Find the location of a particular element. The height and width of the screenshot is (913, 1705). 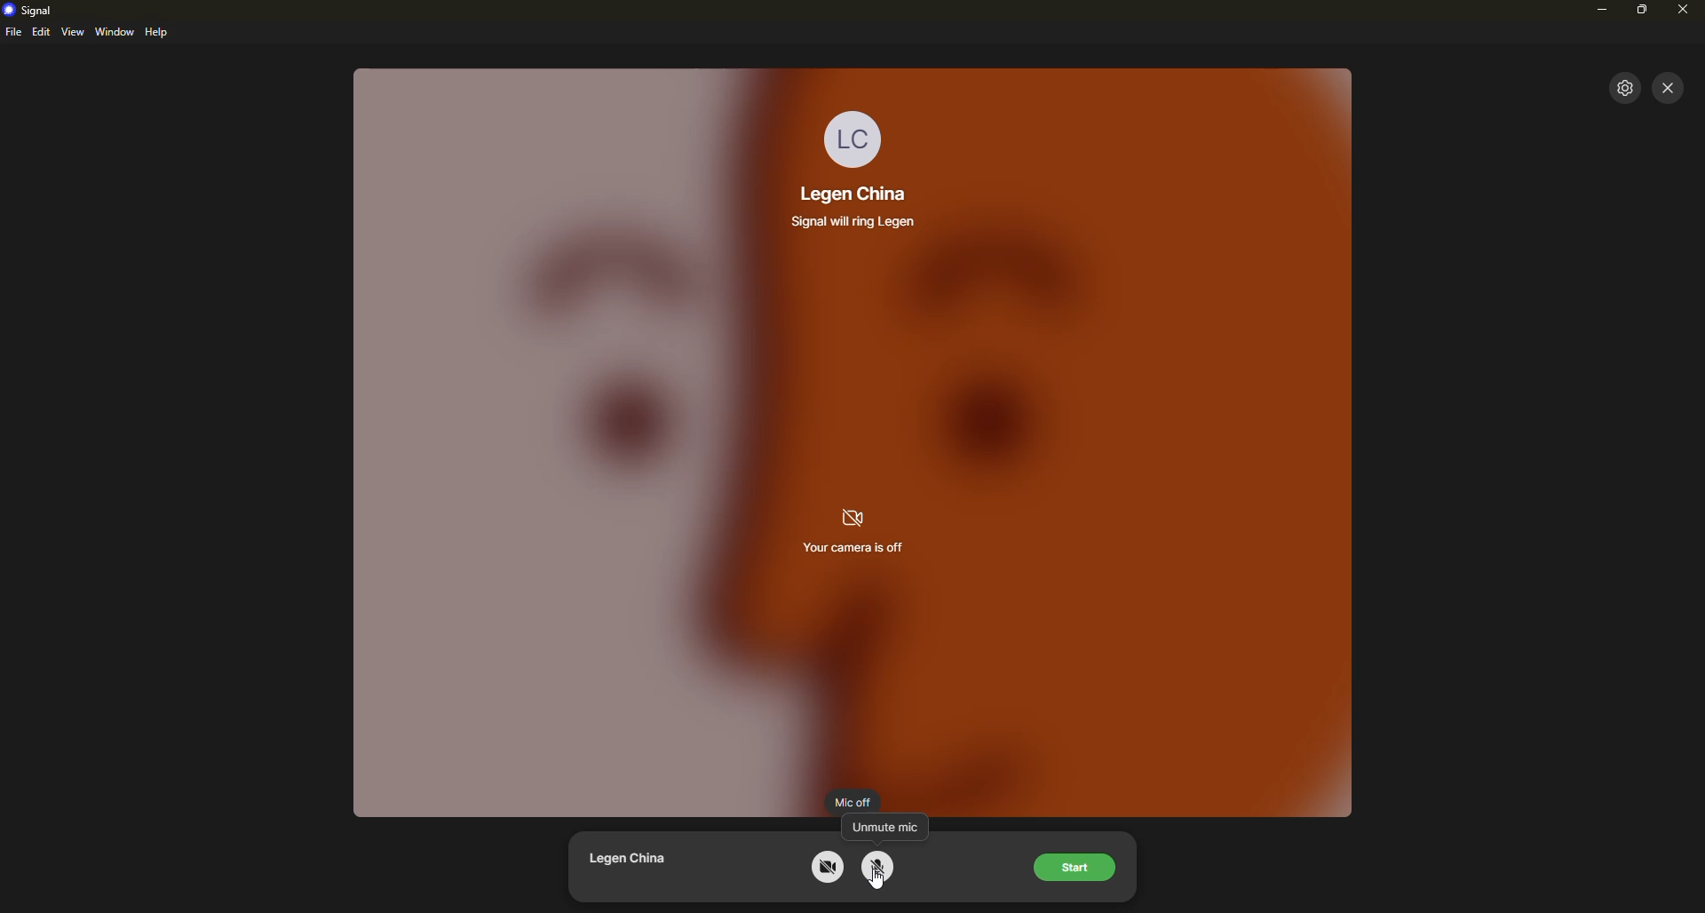

mic off is located at coordinates (878, 866).